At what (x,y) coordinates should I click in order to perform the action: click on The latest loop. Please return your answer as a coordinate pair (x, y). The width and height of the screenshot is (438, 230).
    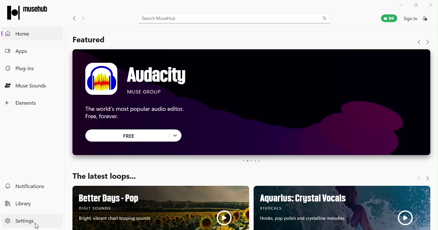
    Looking at the image, I should click on (109, 174).